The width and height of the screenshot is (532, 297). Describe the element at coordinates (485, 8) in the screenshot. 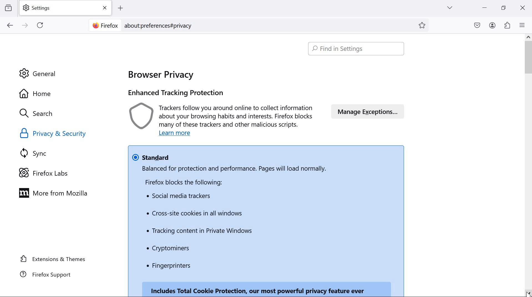

I see `minimize` at that location.